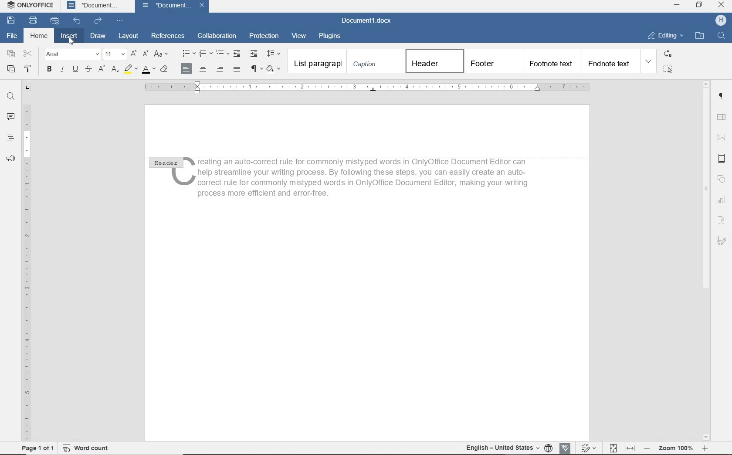 This screenshot has height=455, width=732. I want to click on PLUGINS, so click(329, 36).